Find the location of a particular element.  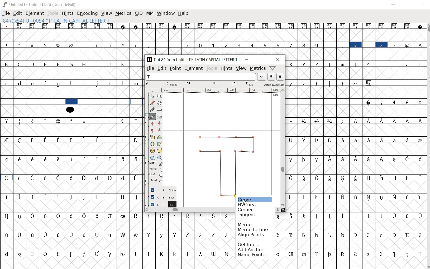

empty spaces is located at coordinates (399, 83).